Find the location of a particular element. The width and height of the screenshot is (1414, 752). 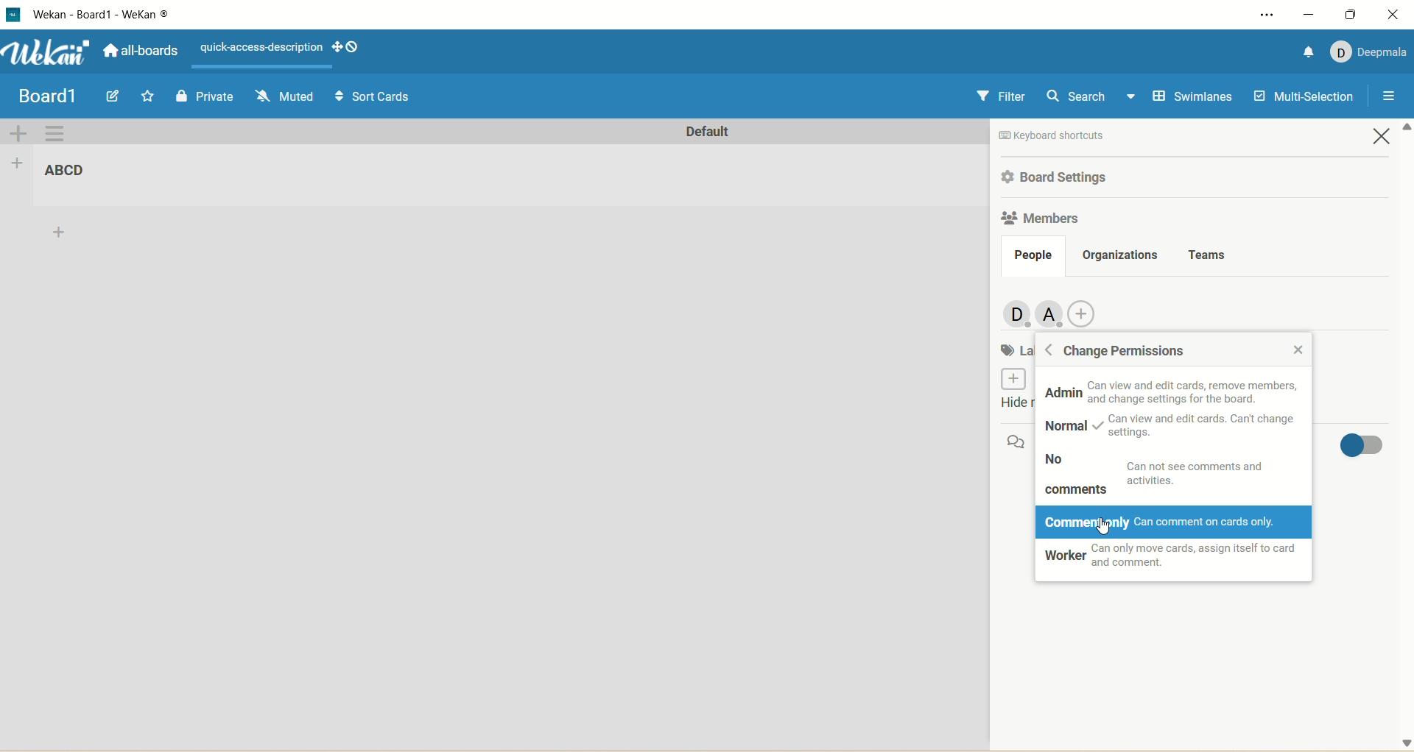

no is located at coordinates (1058, 462).